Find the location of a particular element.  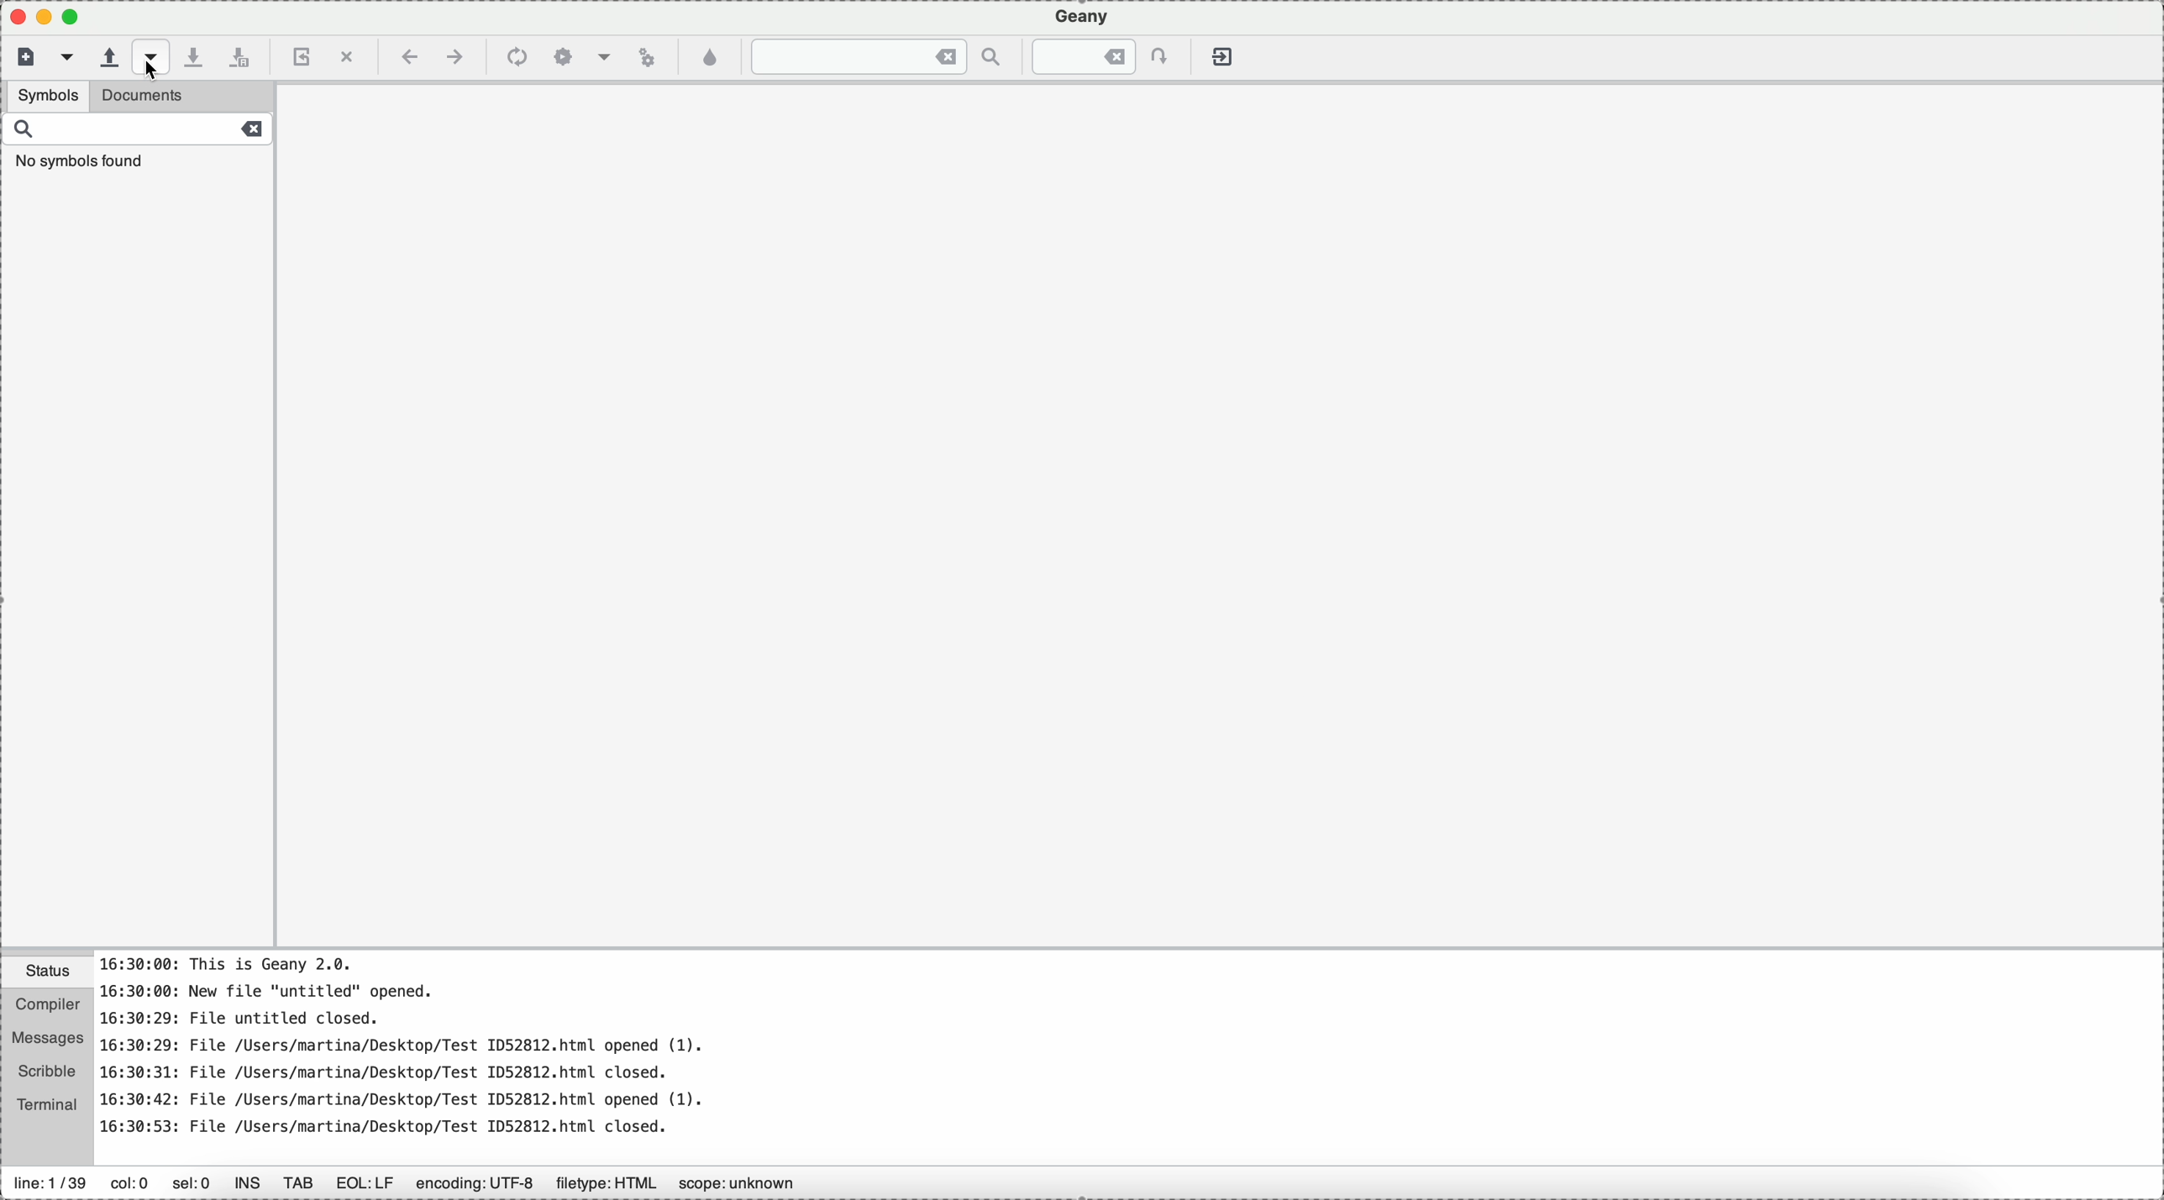

compile the current file is located at coordinates (517, 56).